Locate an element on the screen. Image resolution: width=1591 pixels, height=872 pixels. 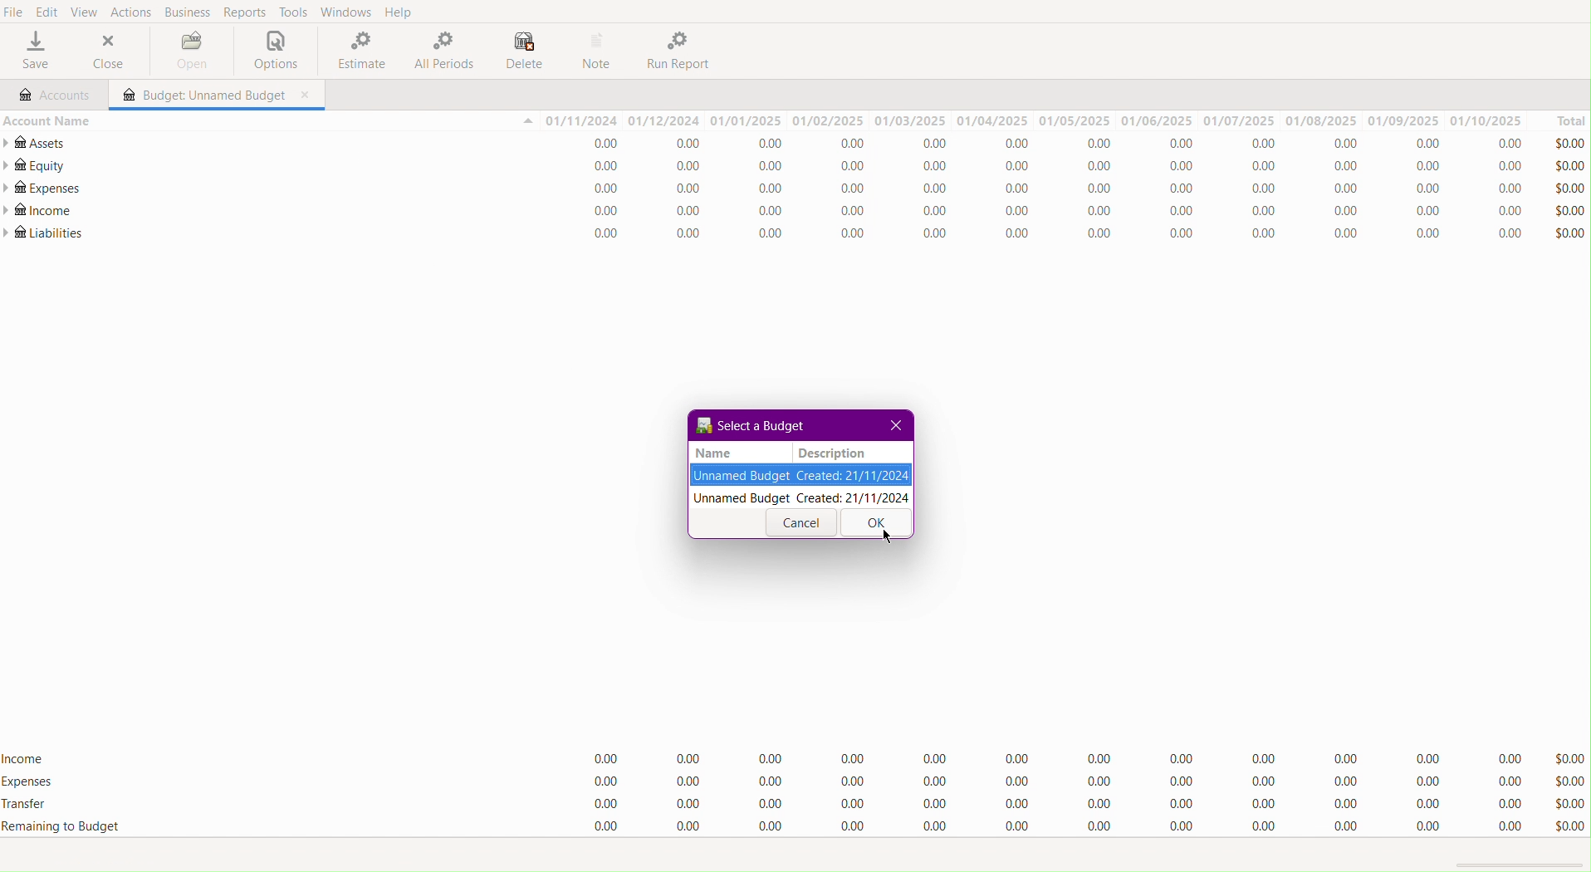
OK is located at coordinates (874, 524).